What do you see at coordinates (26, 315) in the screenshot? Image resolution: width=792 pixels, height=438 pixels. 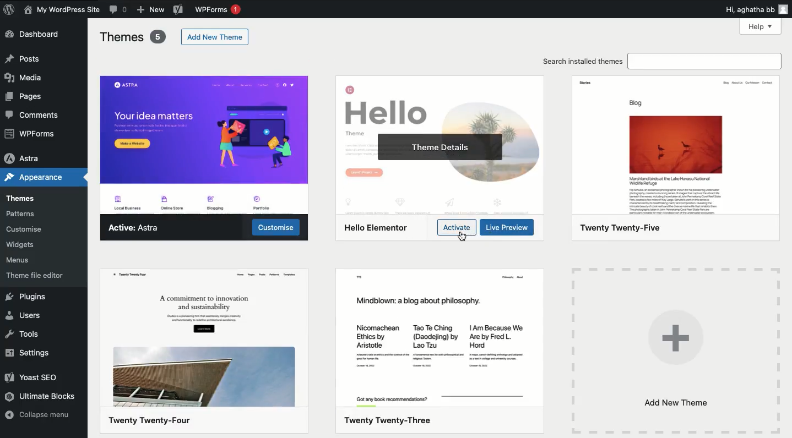 I see `Users` at bounding box center [26, 315].